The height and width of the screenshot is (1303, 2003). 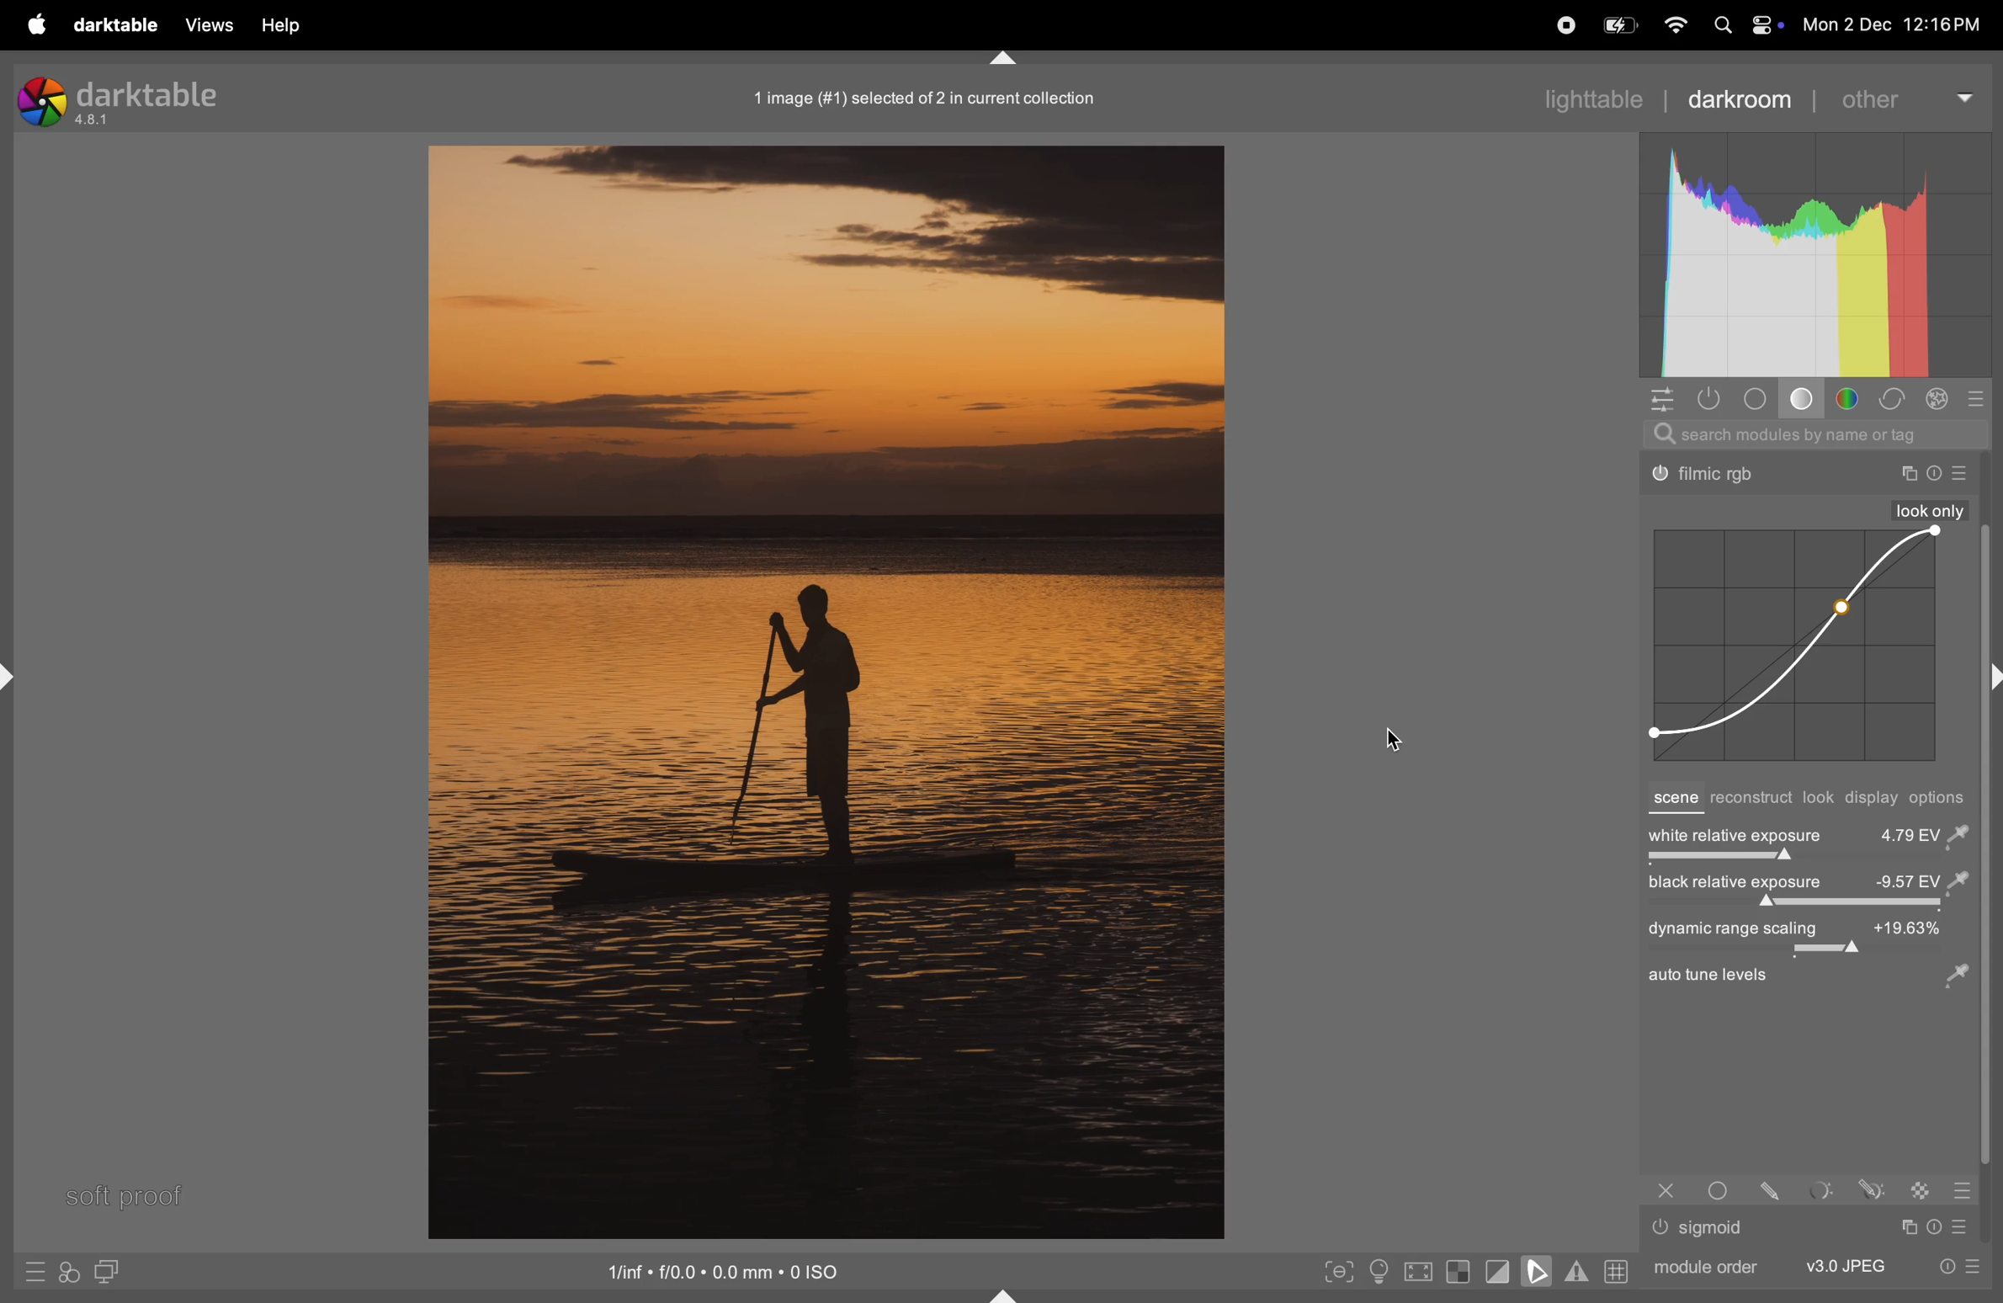 What do you see at coordinates (1942, 798) in the screenshot?
I see `options` at bounding box center [1942, 798].